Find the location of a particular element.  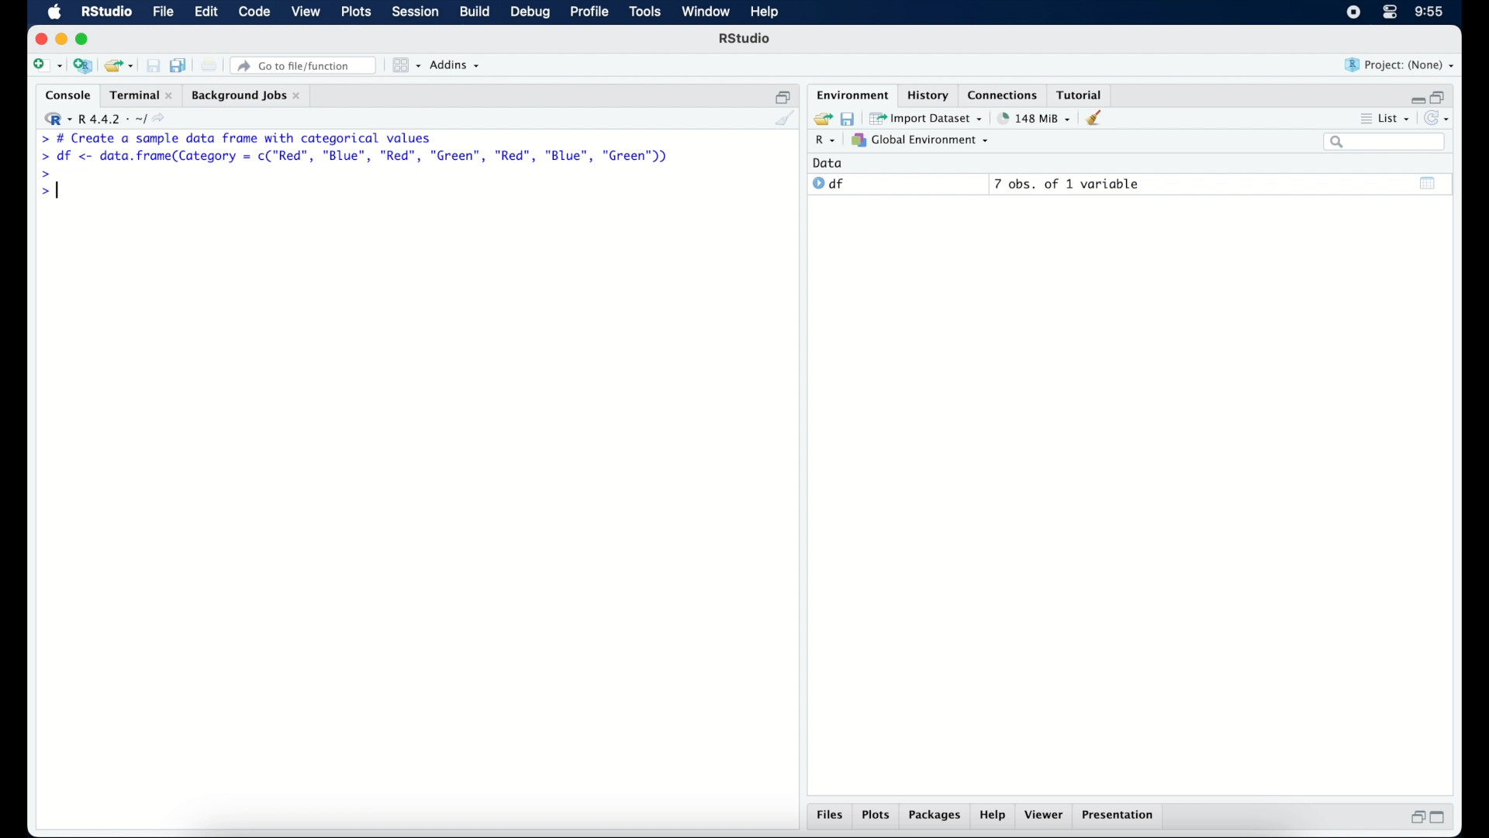

viewer is located at coordinates (1045, 816).